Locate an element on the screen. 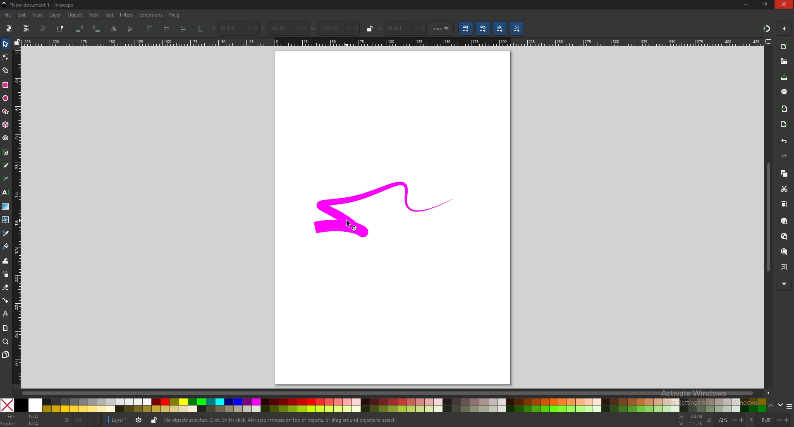 The image size is (794, 427). lpe is located at coordinates (6, 314).